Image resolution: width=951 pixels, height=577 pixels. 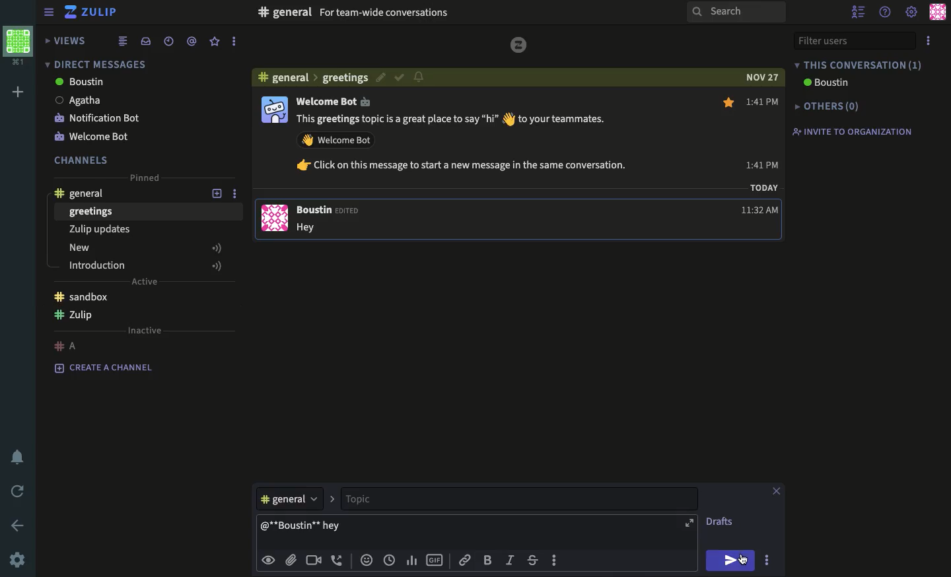 What do you see at coordinates (746, 560) in the screenshot?
I see `Cursor` at bounding box center [746, 560].